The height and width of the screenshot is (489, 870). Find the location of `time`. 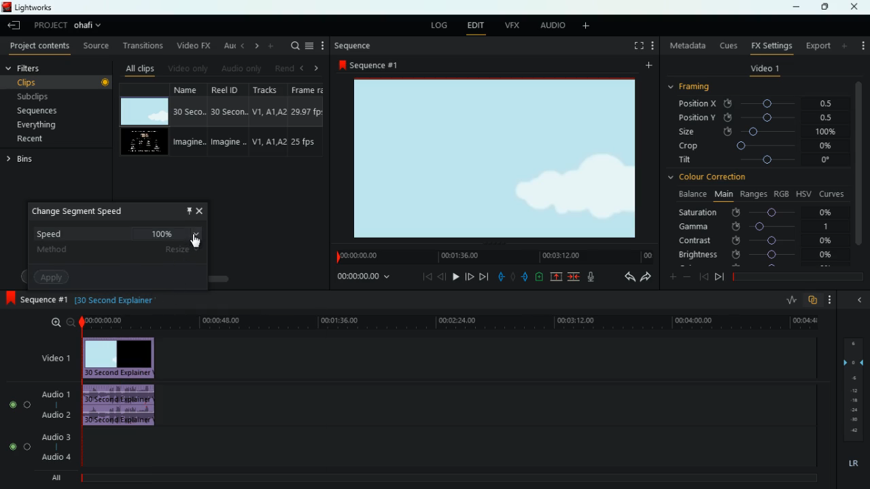

time is located at coordinates (448, 323).